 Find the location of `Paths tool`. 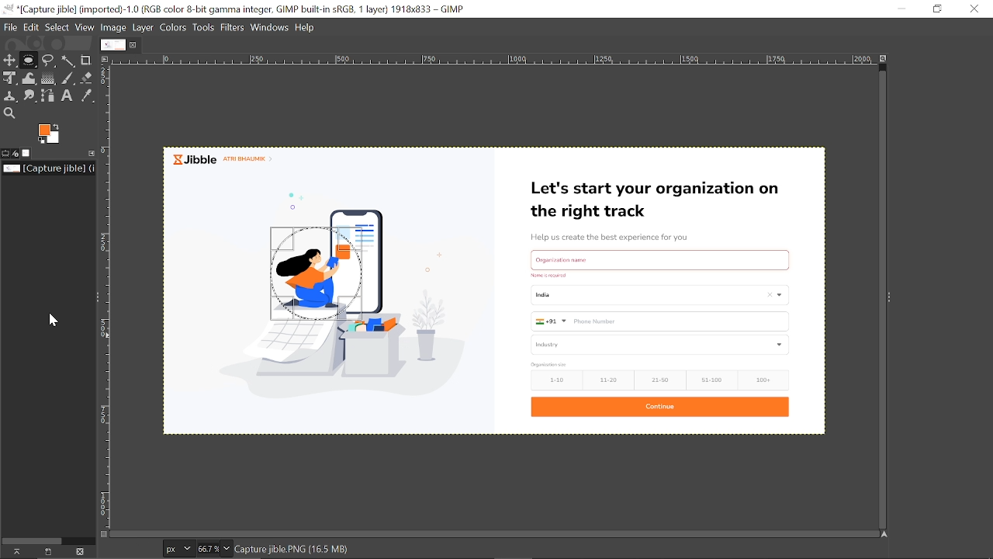

Paths tool is located at coordinates (50, 95).